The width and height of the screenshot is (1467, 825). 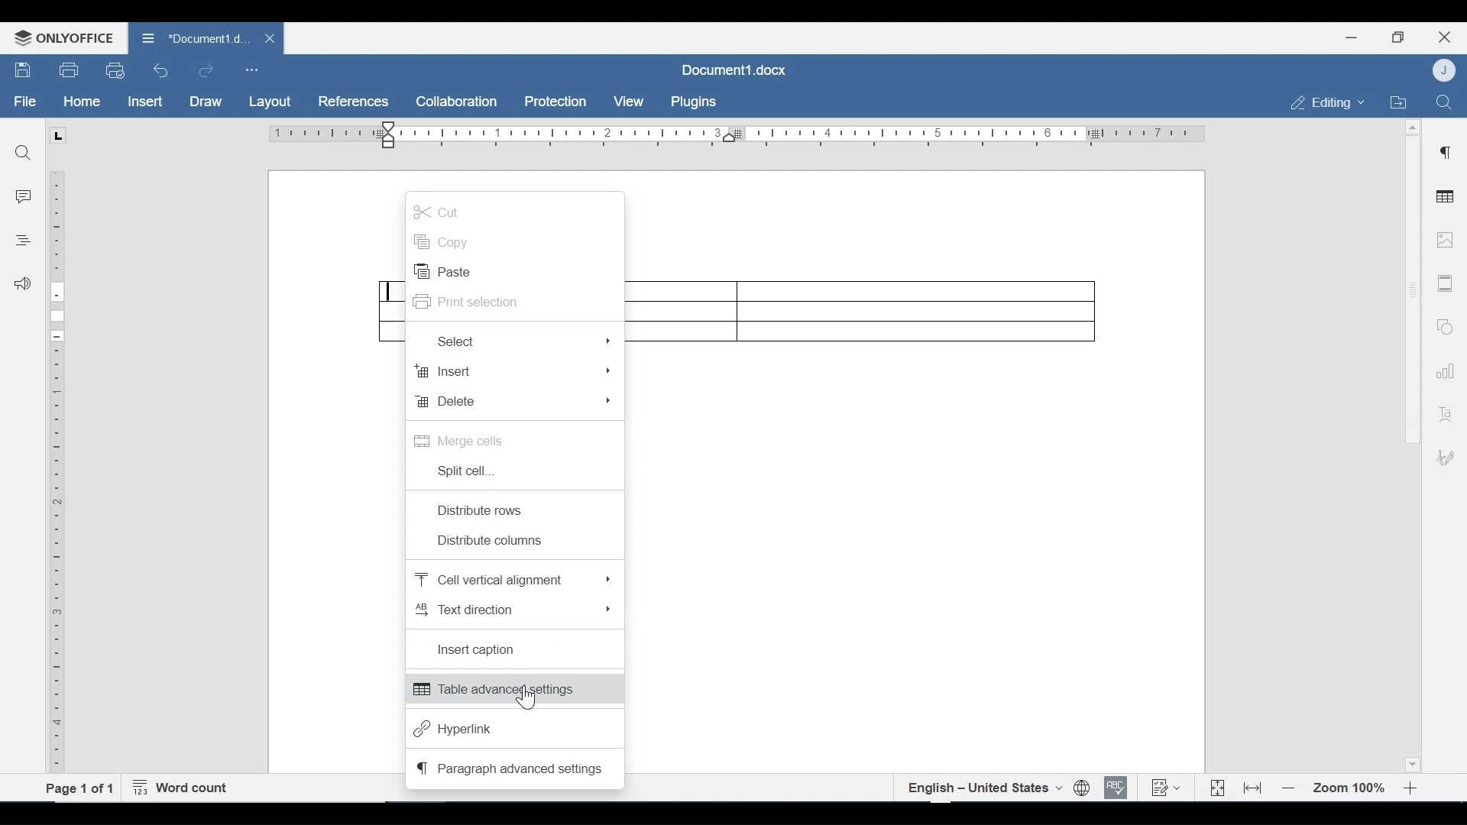 I want to click on Paragraph Settings, so click(x=1446, y=150).